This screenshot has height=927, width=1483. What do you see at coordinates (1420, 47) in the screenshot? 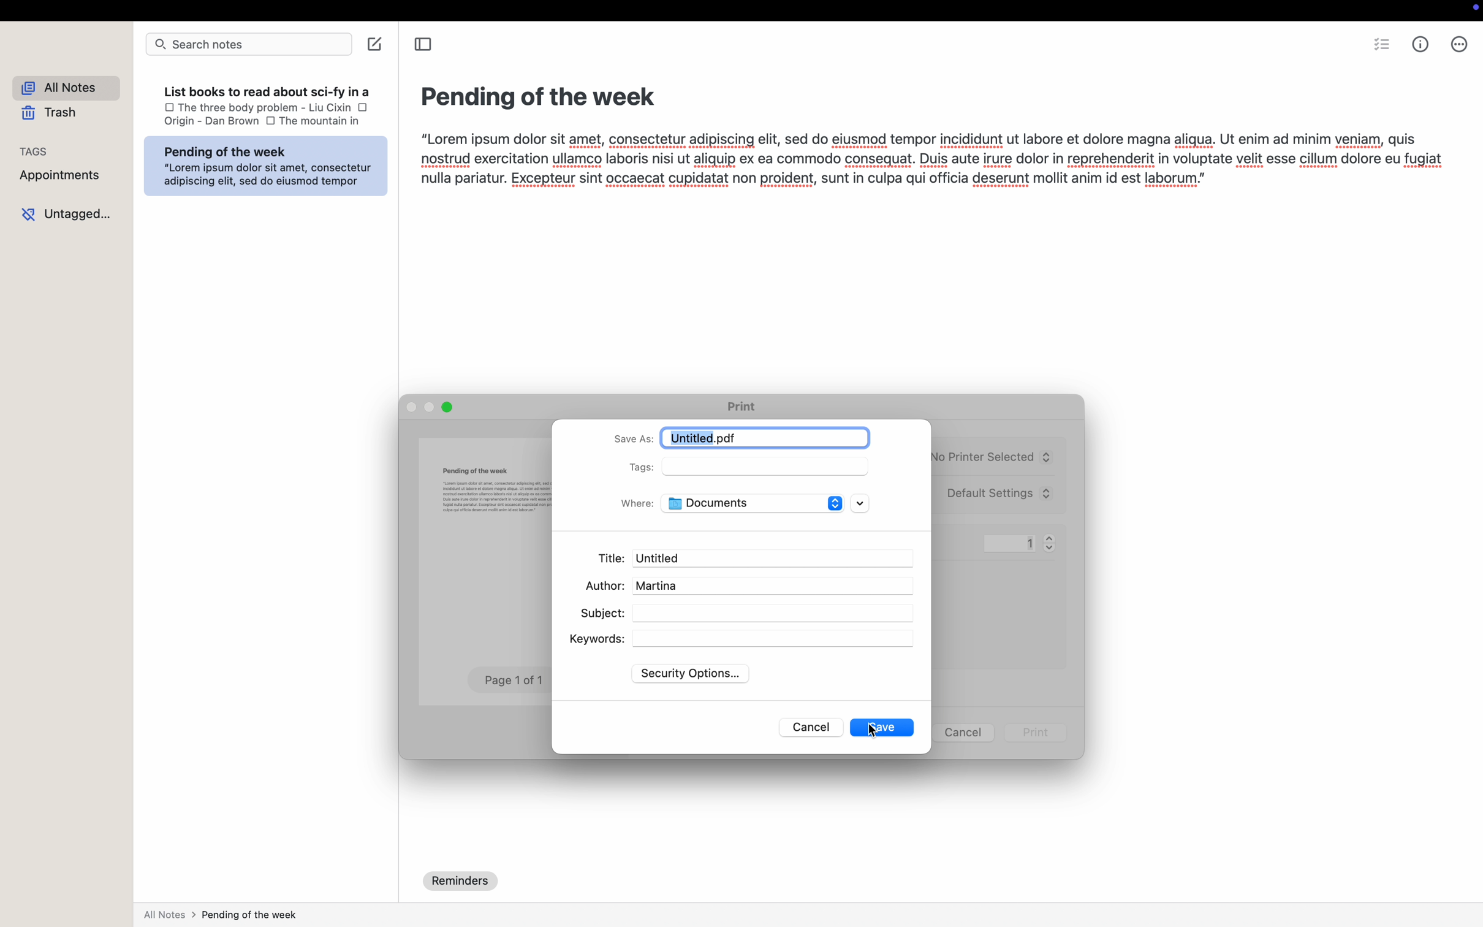
I see `metrics` at bounding box center [1420, 47].